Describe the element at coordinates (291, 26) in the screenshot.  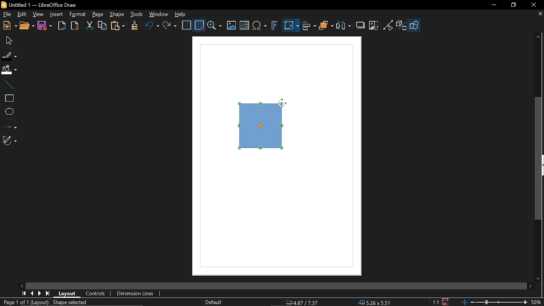
I see `Transformation` at that location.